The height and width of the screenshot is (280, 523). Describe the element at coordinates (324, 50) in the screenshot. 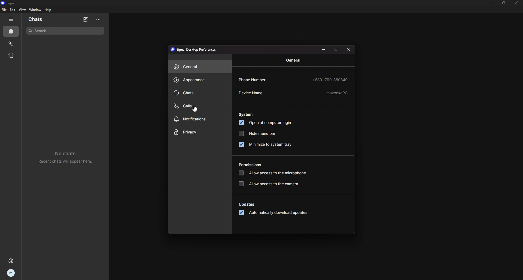

I see `resize` at that location.